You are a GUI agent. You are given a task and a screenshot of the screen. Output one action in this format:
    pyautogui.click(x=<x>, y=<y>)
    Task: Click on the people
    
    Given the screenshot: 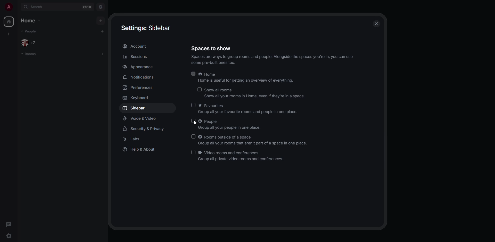 What is the action you would take?
    pyautogui.click(x=31, y=31)
    